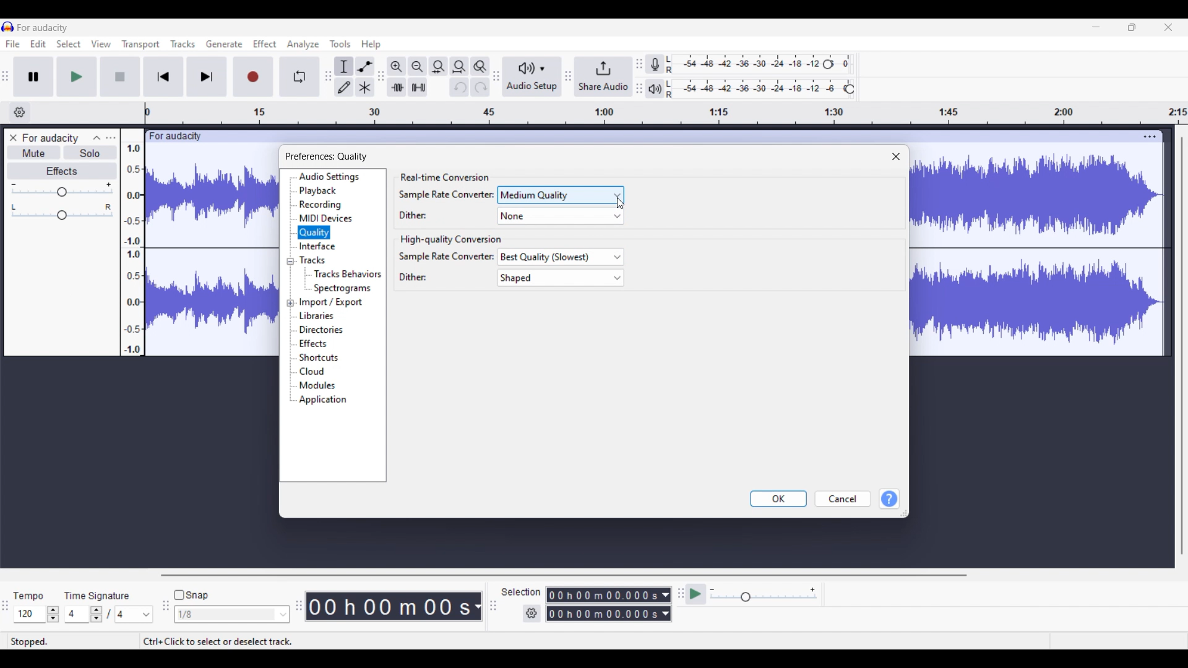  What do you see at coordinates (253, 77) in the screenshot?
I see `Record/Record new track` at bounding box center [253, 77].